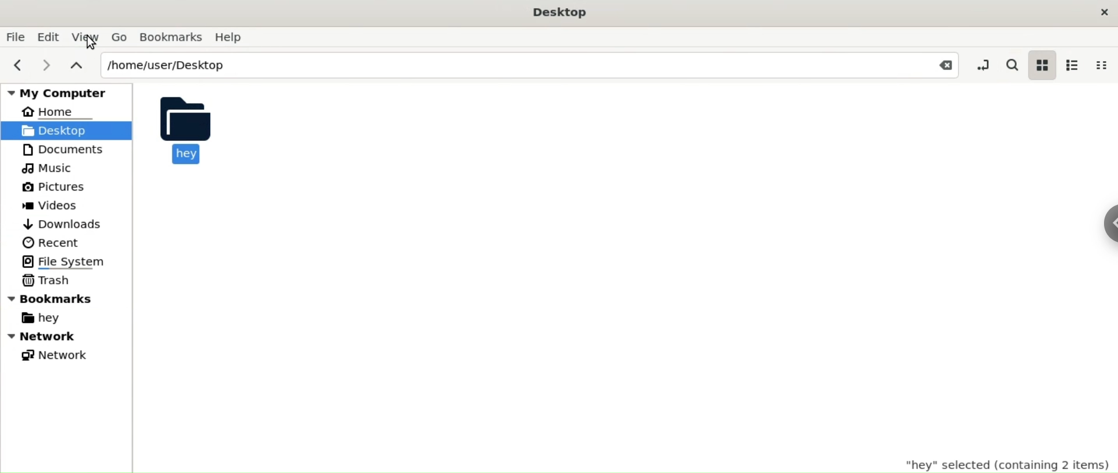 The height and width of the screenshot is (473, 1118). I want to click on Network, so click(55, 356).